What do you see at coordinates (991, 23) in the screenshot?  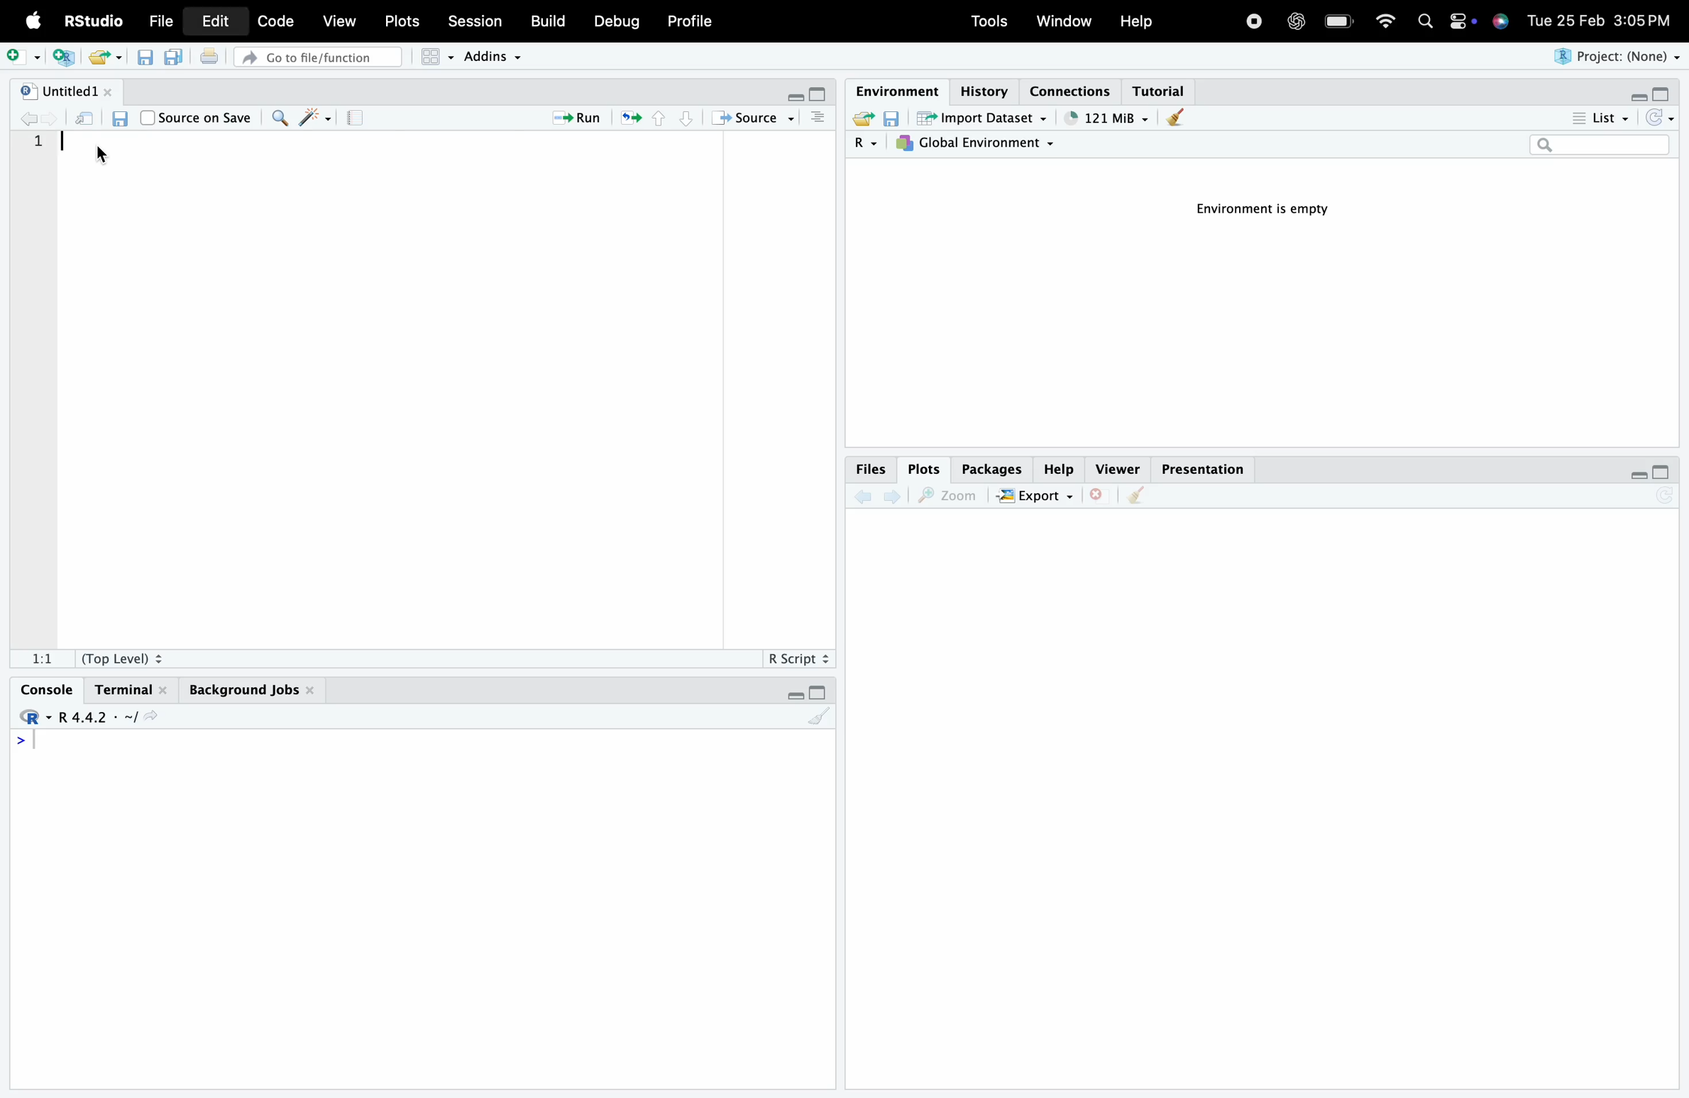 I see `Tools` at bounding box center [991, 23].